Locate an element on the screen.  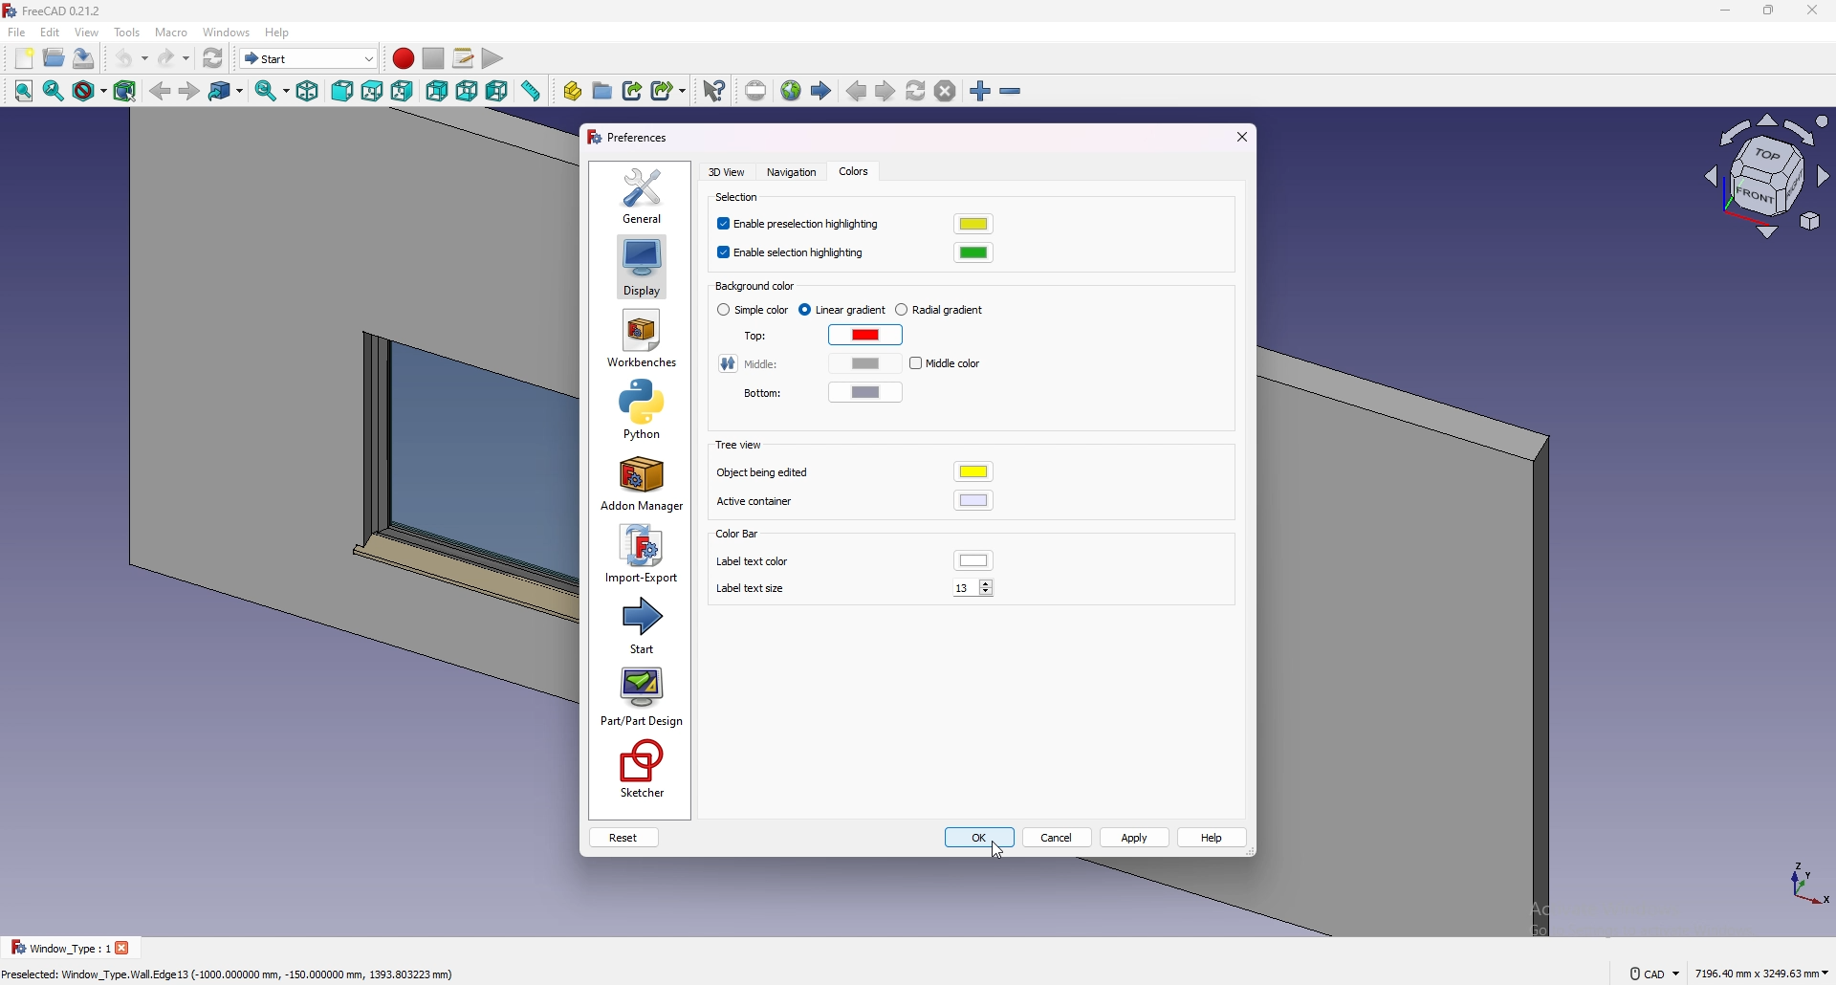
color bar is located at coordinates (736, 535).